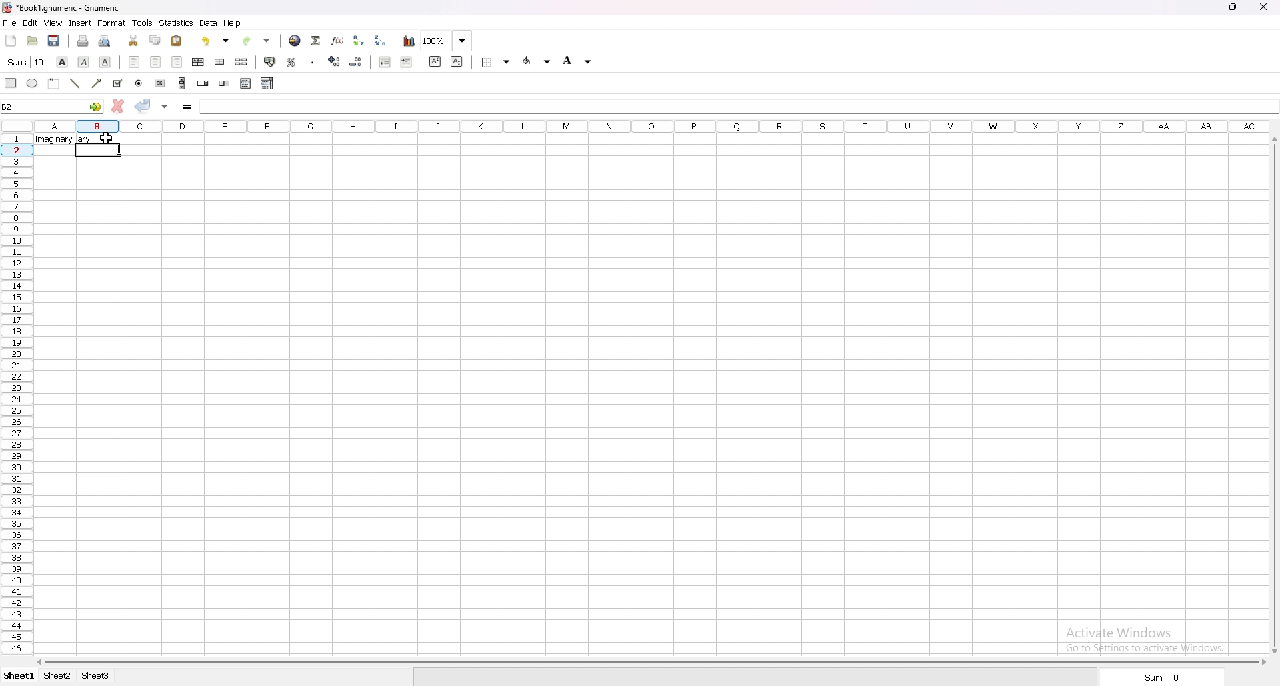 The image size is (1280, 686). What do you see at coordinates (316, 40) in the screenshot?
I see `summation` at bounding box center [316, 40].